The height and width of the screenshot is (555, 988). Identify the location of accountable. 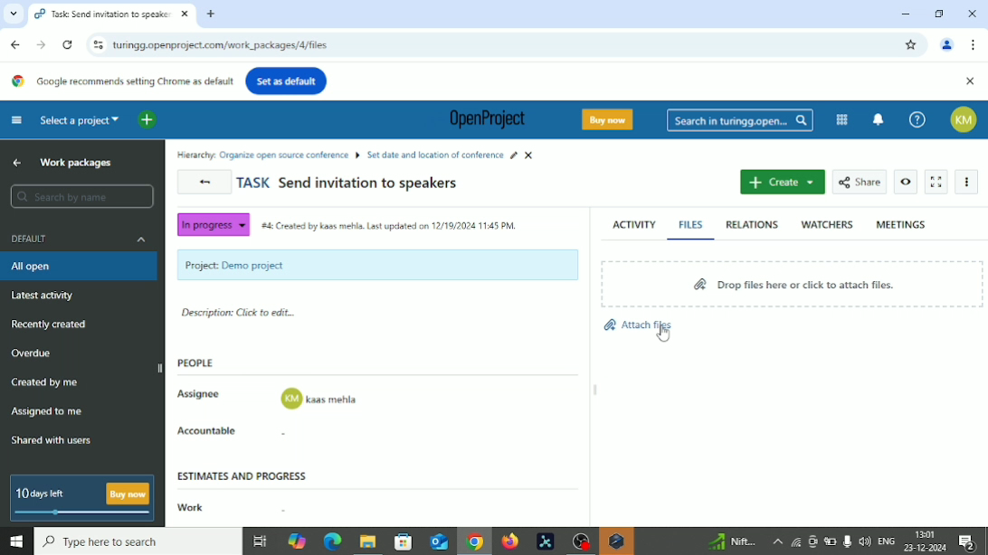
(320, 435).